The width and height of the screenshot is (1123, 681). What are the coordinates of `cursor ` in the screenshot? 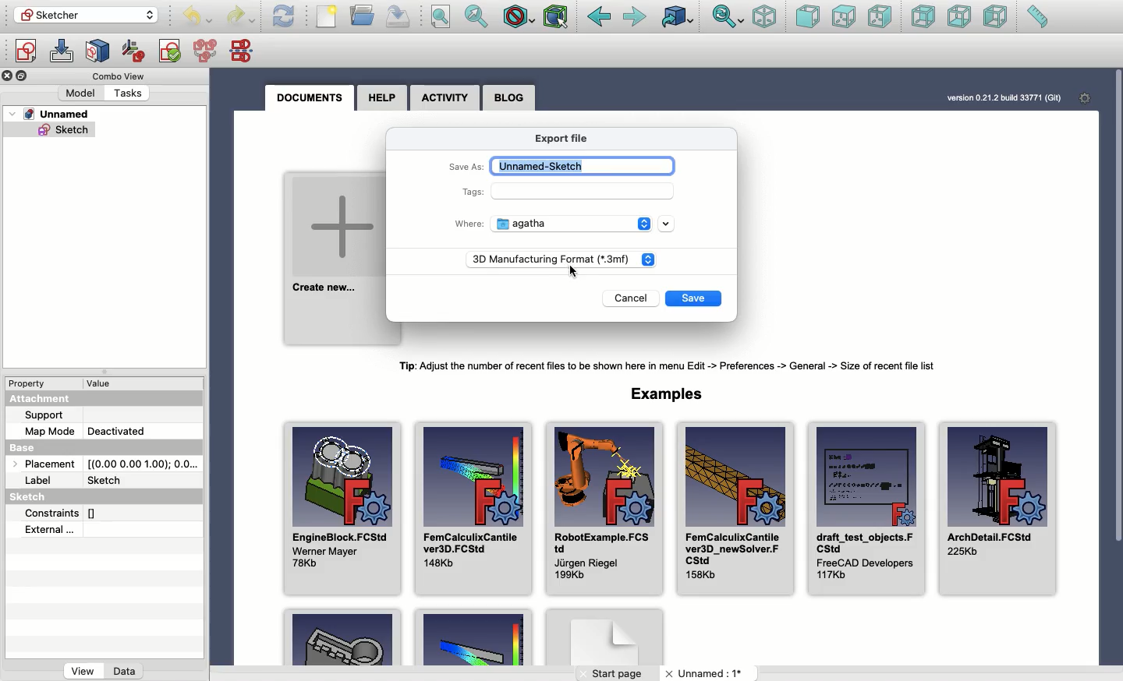 It's located at (565, 272).